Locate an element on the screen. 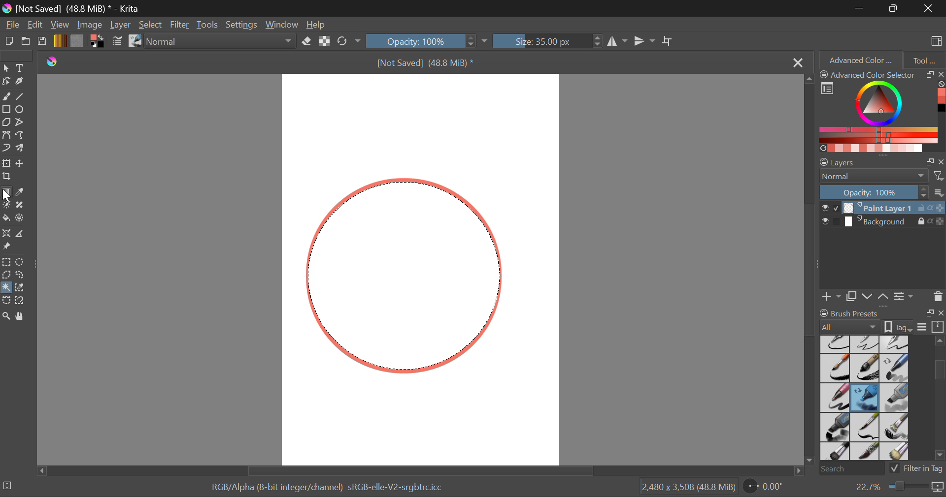 The image size is (946, 497). Paint Layer 1 is located at coordinates (883, 207).